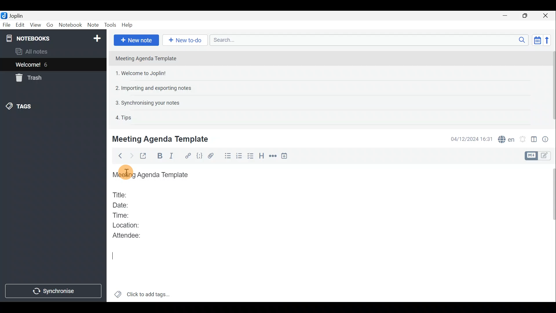 This screenshot has height=313, width=556. I want to click on Meeting Agenda Template, so click(147, 58).